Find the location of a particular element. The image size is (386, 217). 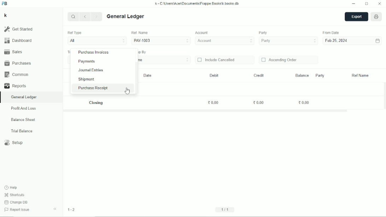

Account is located at coordinates (202, 33).